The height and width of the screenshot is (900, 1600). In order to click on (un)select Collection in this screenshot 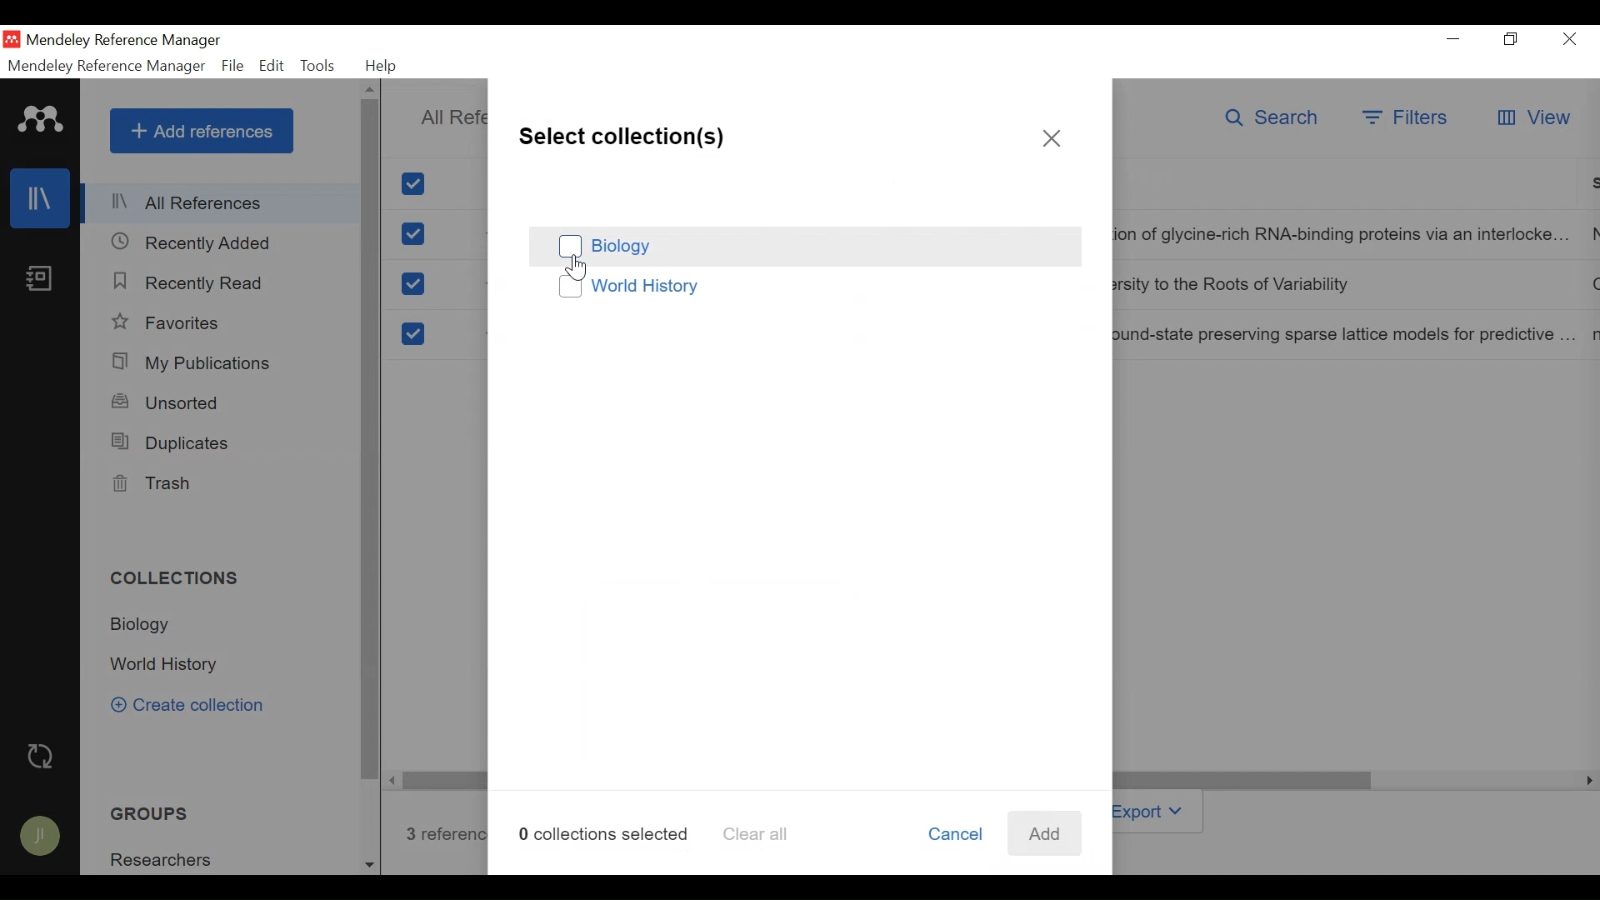, I will do `click(803, 247)`.